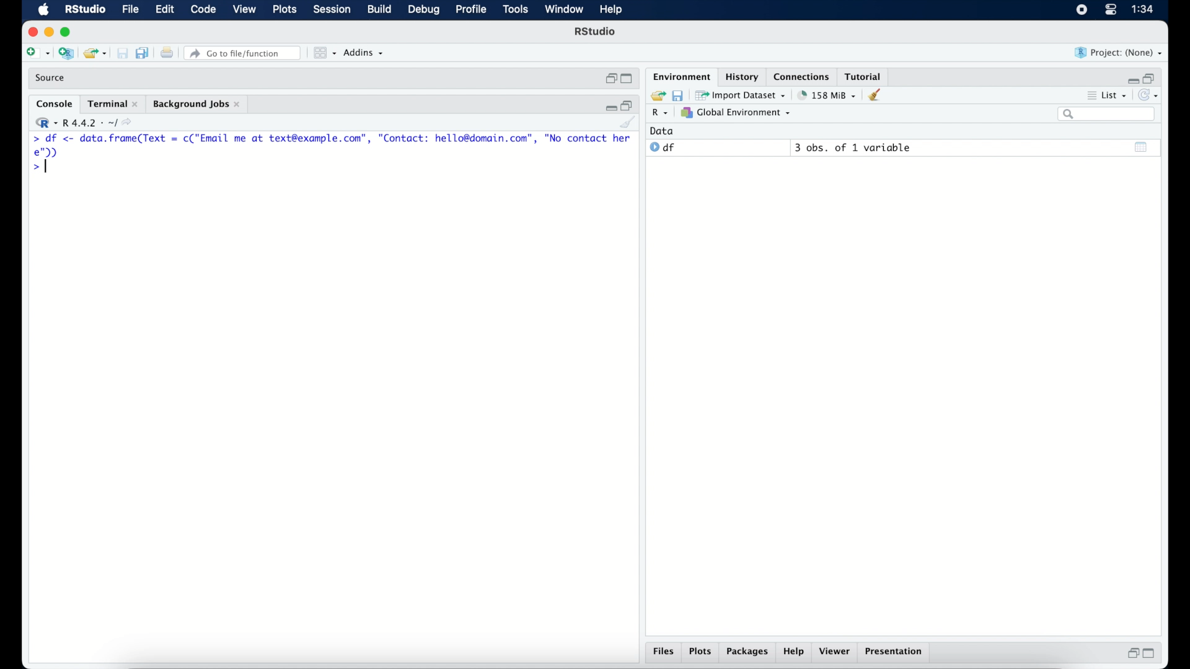  Describe the element at coordinates (877, 95) in the screenshot. I see `clear console` at that location.